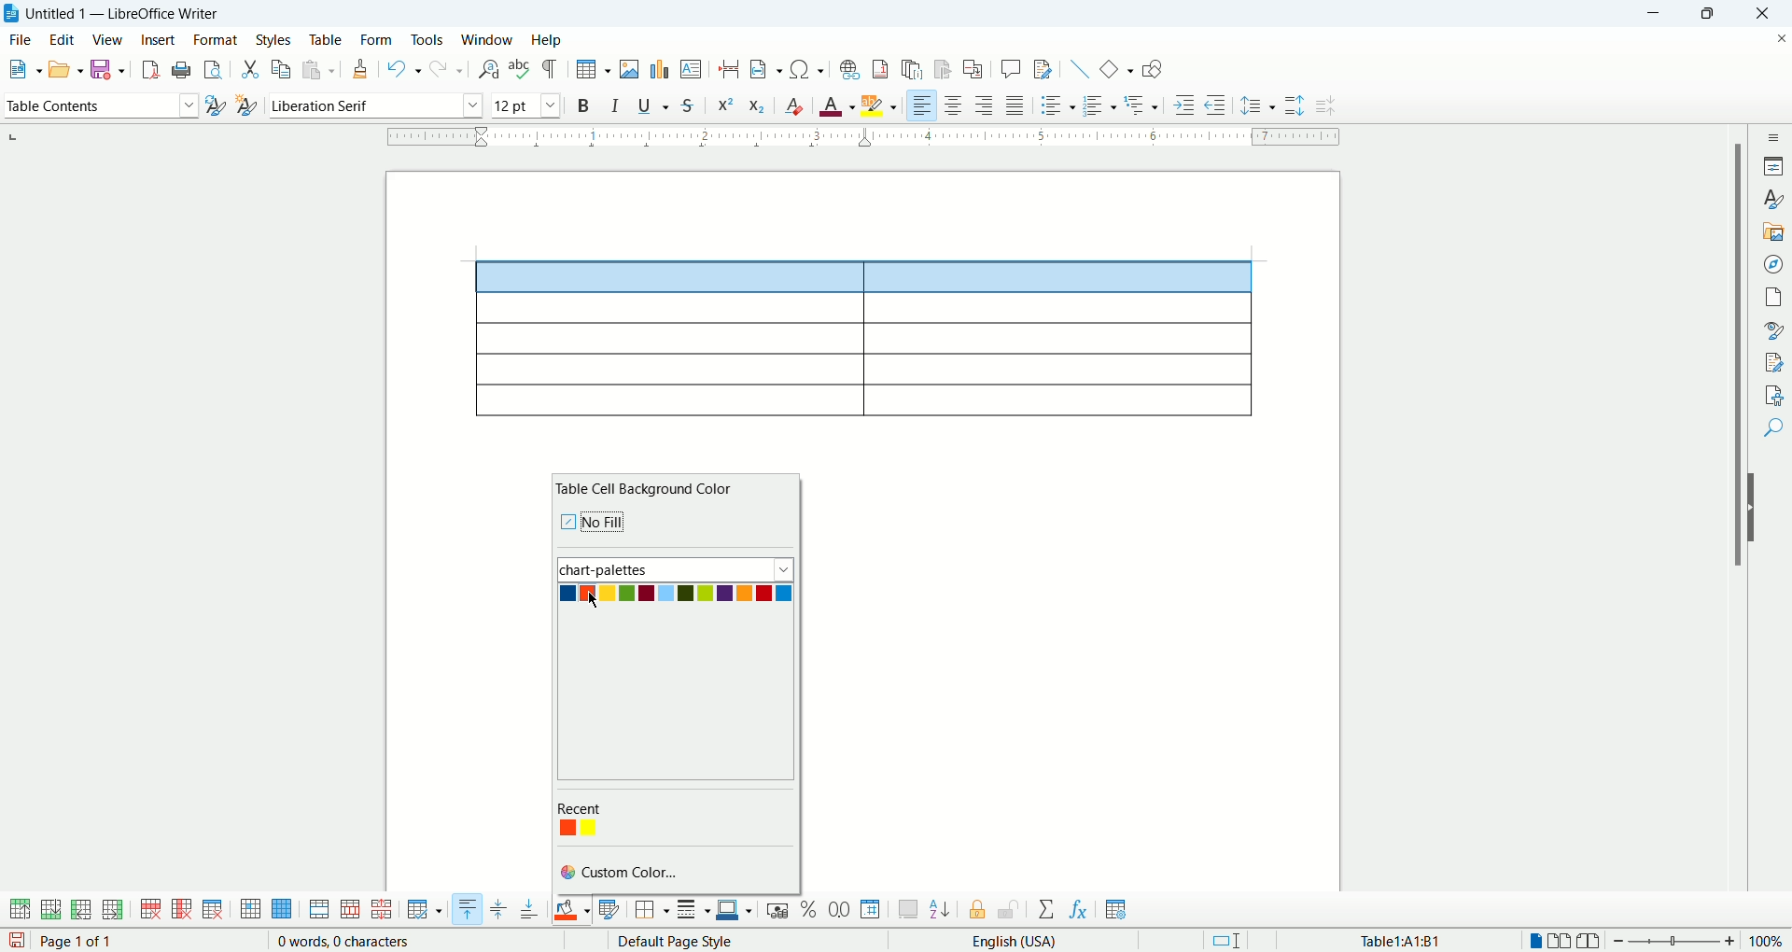  Describe the element at coordinates (1008, 910) in the screenshot. I see `unprotect cells` at that location.